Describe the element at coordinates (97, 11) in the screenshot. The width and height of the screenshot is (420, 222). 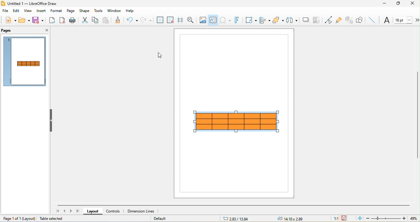
I see `tools` at that location.